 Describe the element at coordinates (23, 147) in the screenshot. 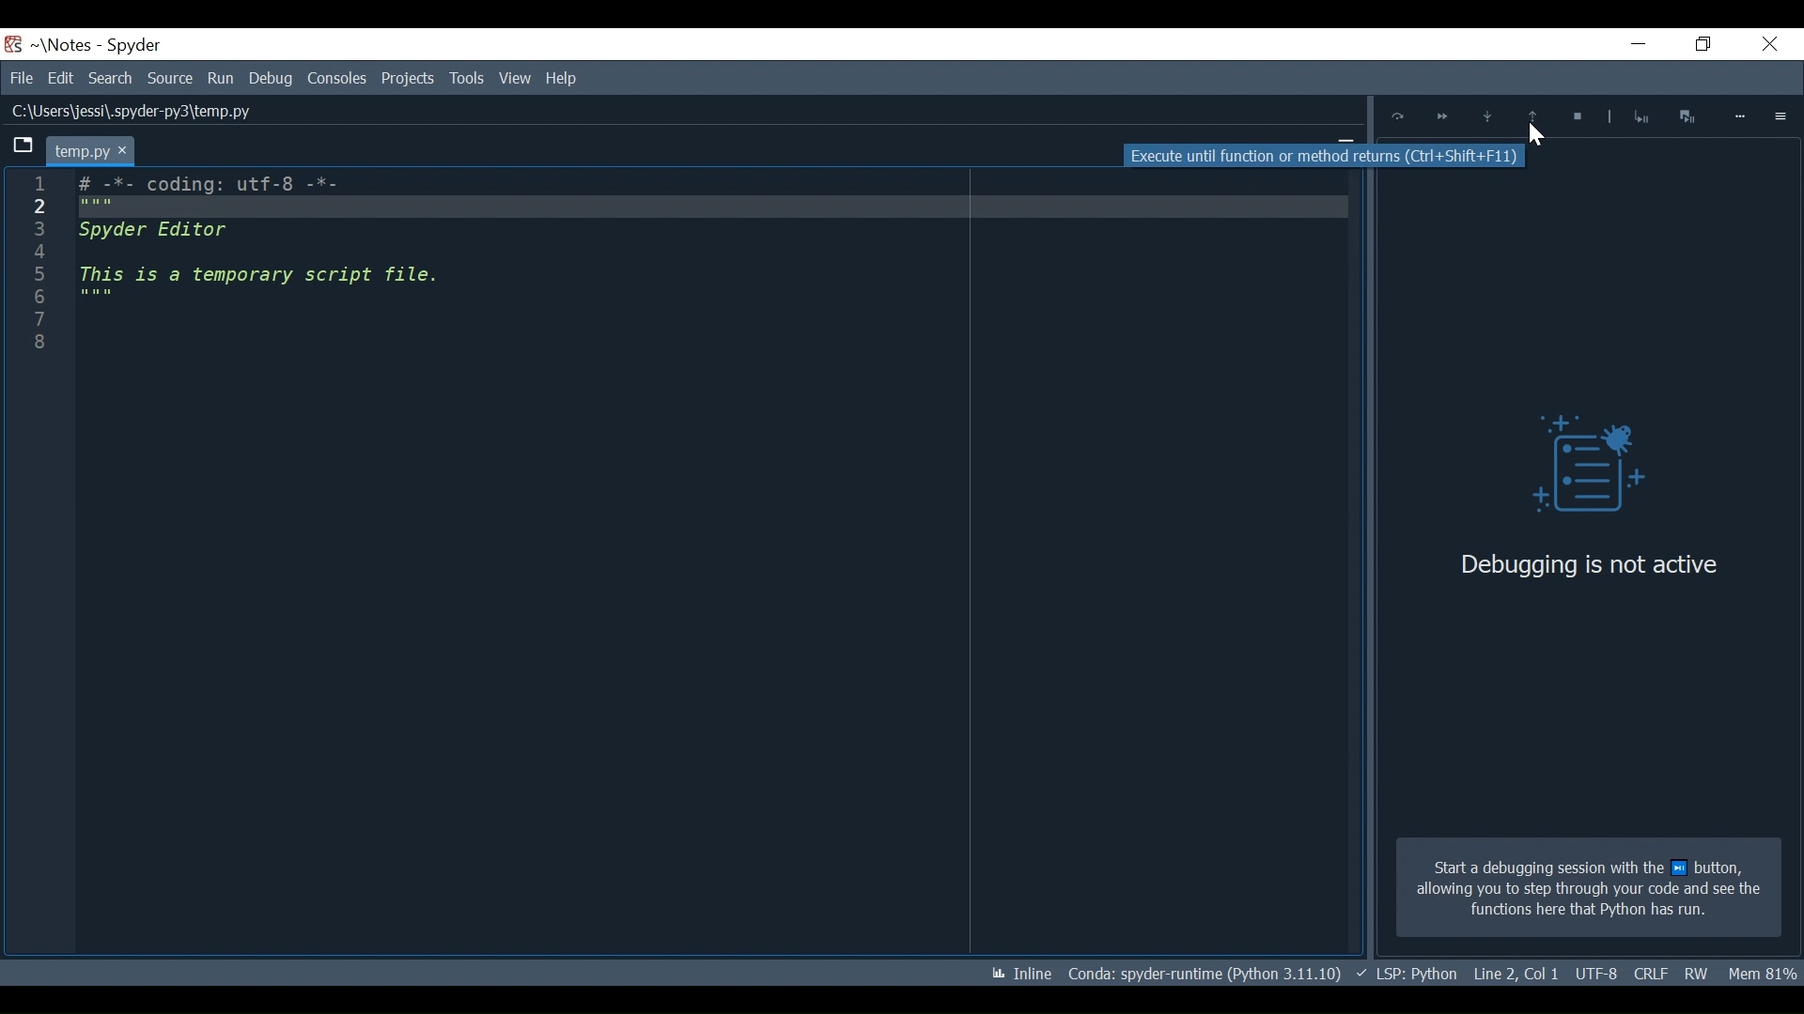

I see `Browse tab` at that location.